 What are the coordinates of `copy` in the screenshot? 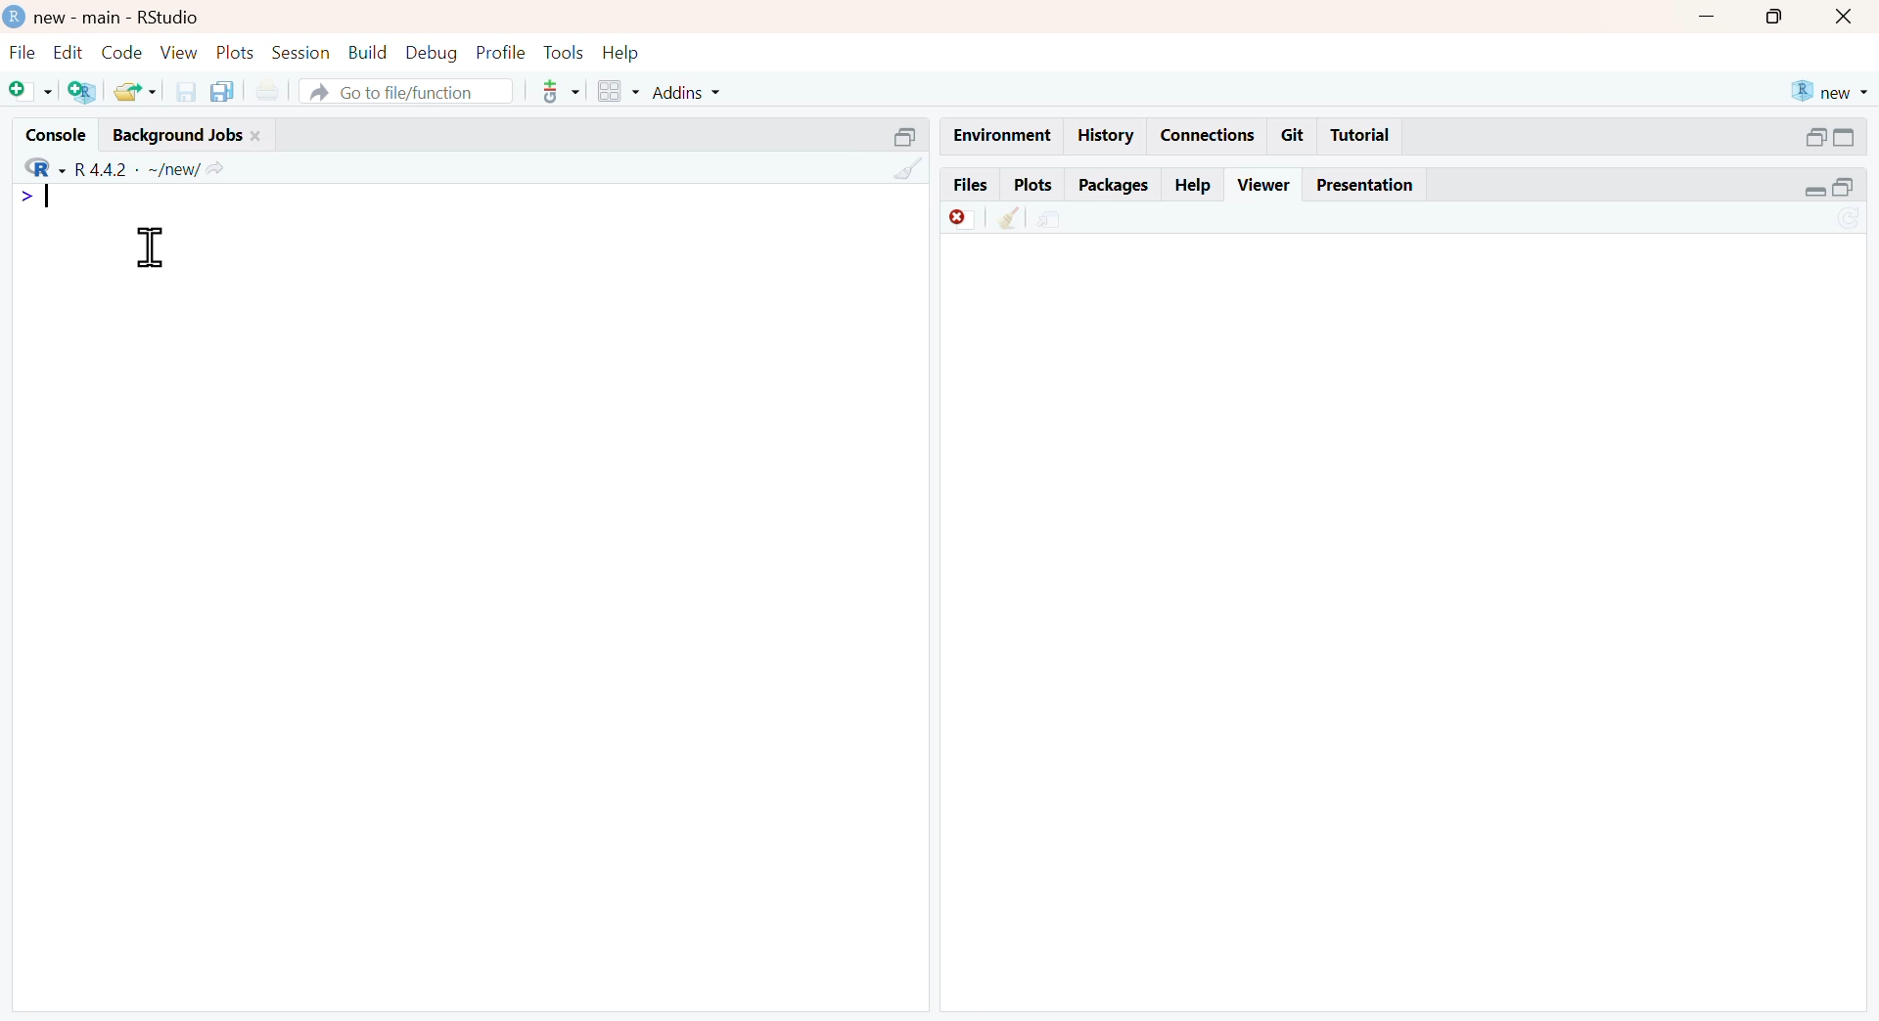 It's located at (222, 91).